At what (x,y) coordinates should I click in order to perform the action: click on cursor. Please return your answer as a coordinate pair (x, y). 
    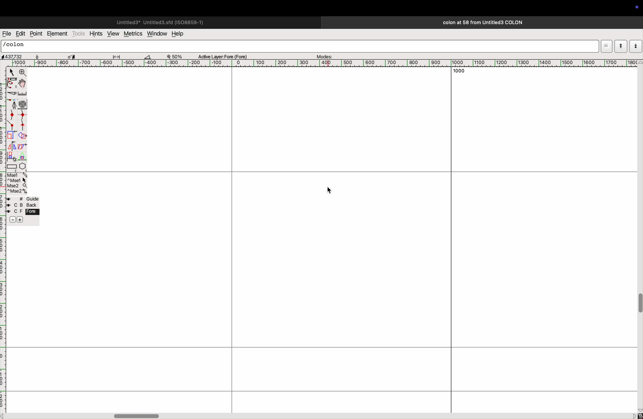
    Looking at the image, I should click on (11, 72).